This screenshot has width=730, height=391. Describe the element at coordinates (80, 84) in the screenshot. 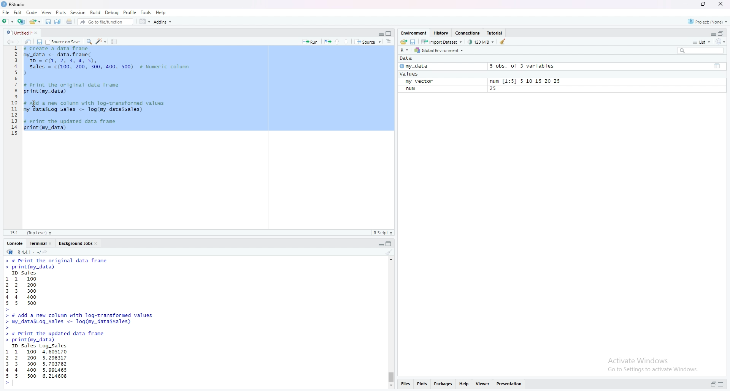

I see `# Print the original frame` at that location.